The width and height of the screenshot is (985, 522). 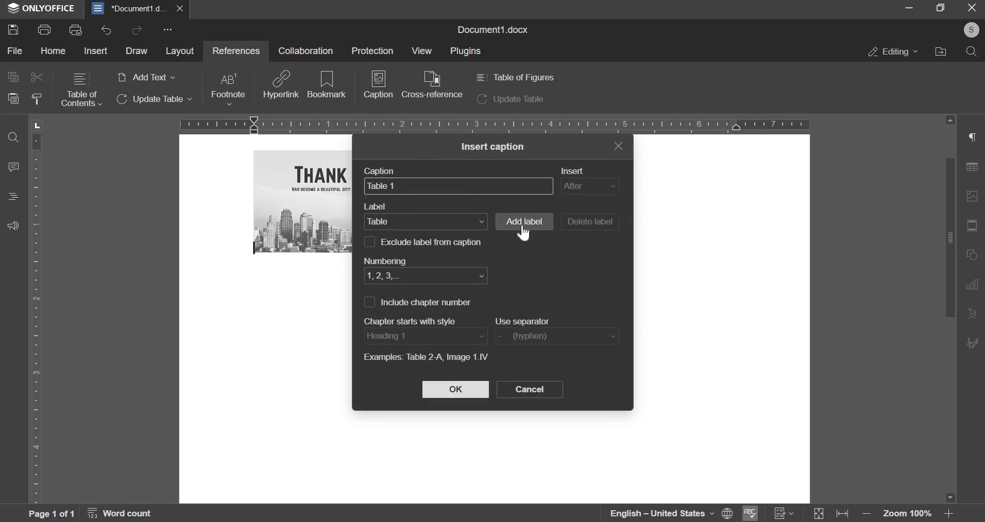 What do you see at coordinates (13, 225) in the screenshot?
I see `feedback` at bounding box center [13, 225].